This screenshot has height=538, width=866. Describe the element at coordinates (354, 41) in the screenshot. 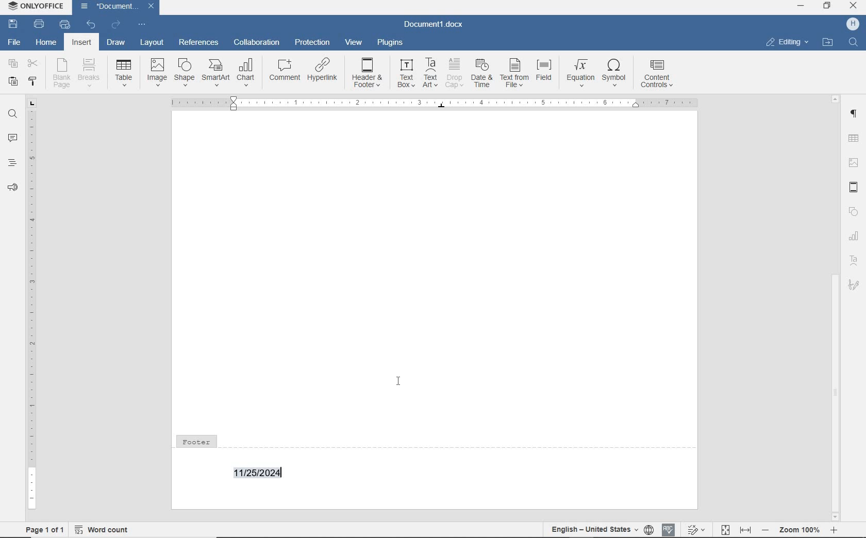

I see `view` at that location.